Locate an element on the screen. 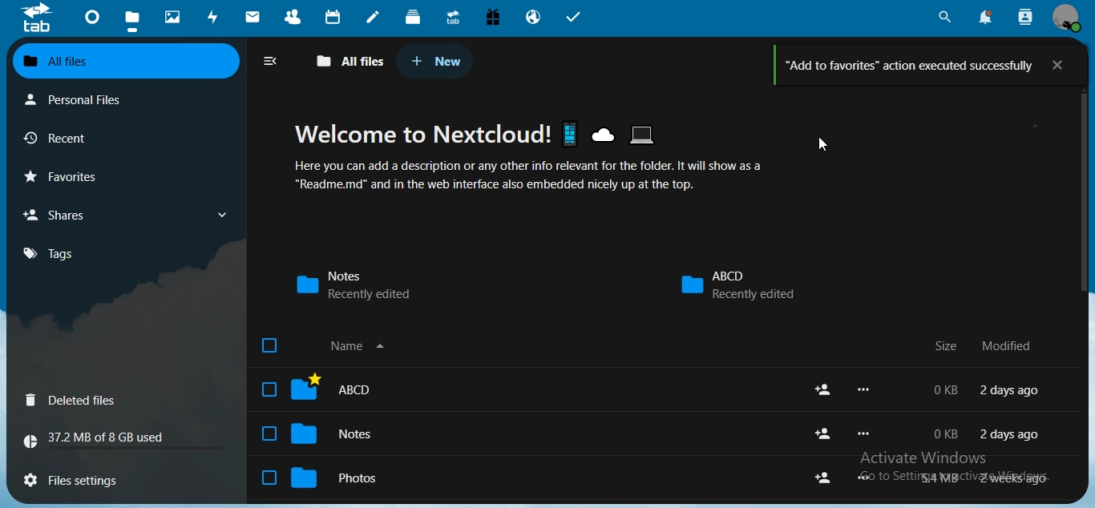  text is located at coordinates (925, 64).